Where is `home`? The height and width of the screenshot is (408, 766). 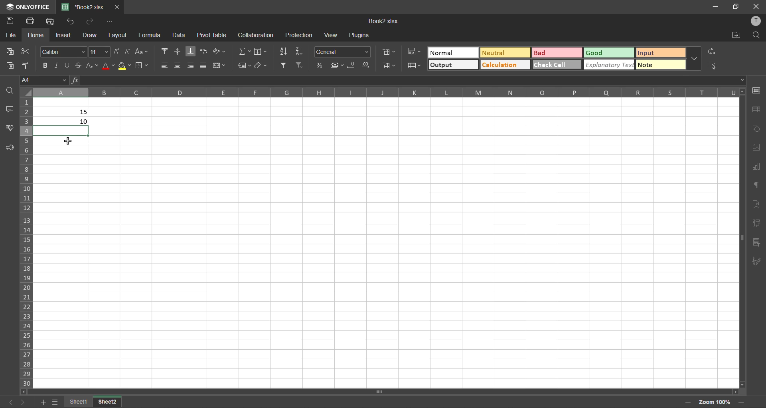
home is located at coordinates (36, 35).